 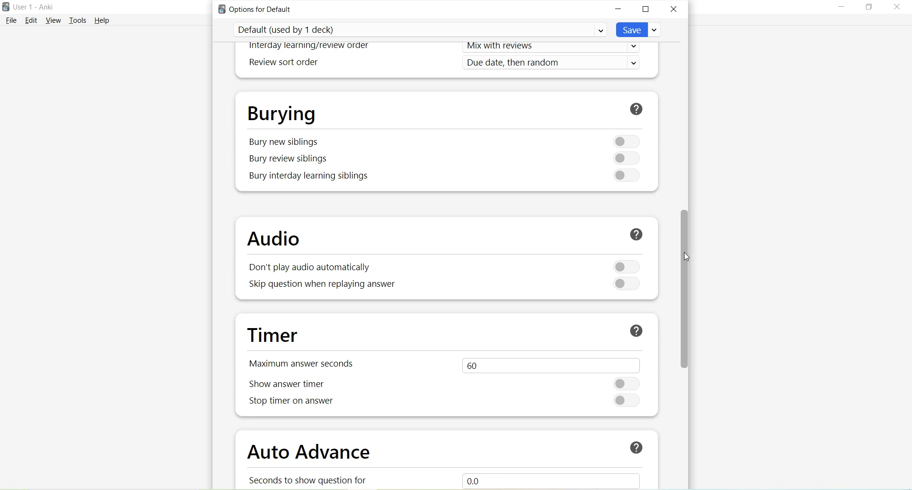 I want to click on Auto Advance, so click(x=311, y=454).